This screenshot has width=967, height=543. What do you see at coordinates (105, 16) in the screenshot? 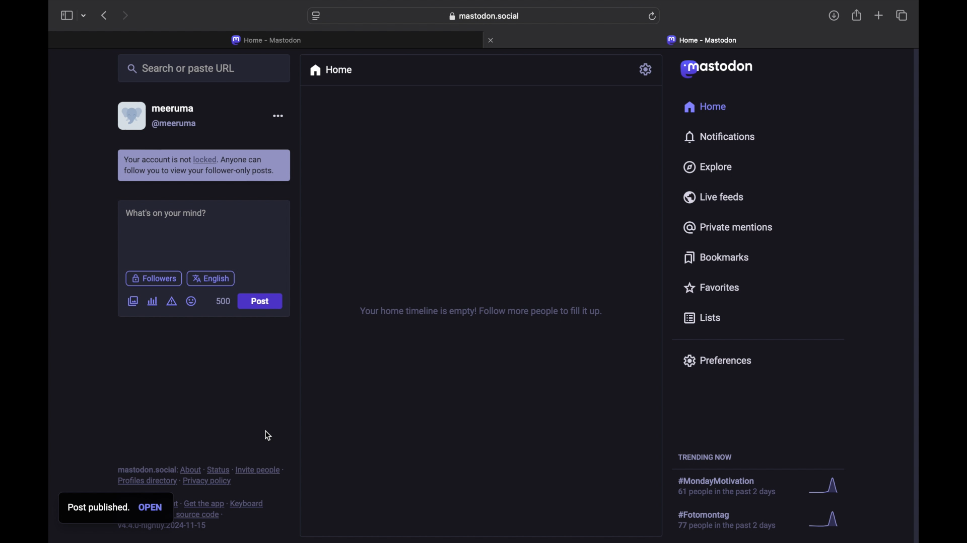
I see `previous` at bounding box center [105, 16].